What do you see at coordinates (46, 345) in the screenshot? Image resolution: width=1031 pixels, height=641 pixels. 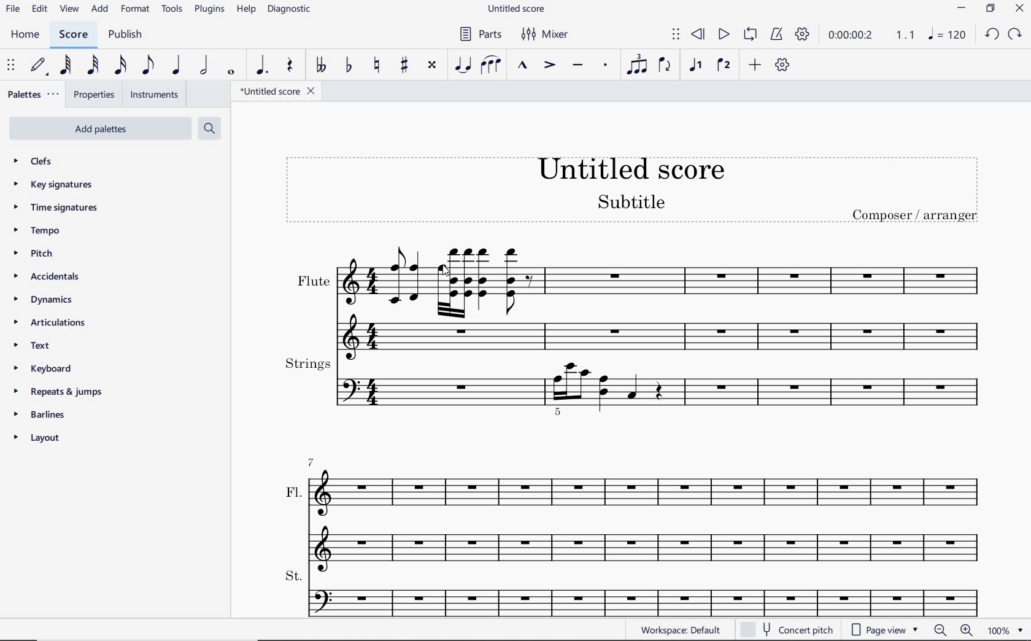 I see `text` at bounding box center [46, 345].